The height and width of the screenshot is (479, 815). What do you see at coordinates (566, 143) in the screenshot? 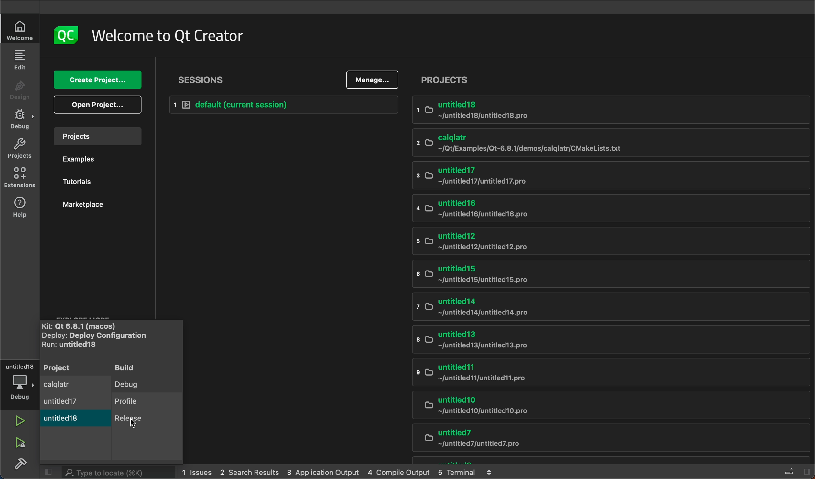
I see `calqlatr` at bounding box center [566, 143].